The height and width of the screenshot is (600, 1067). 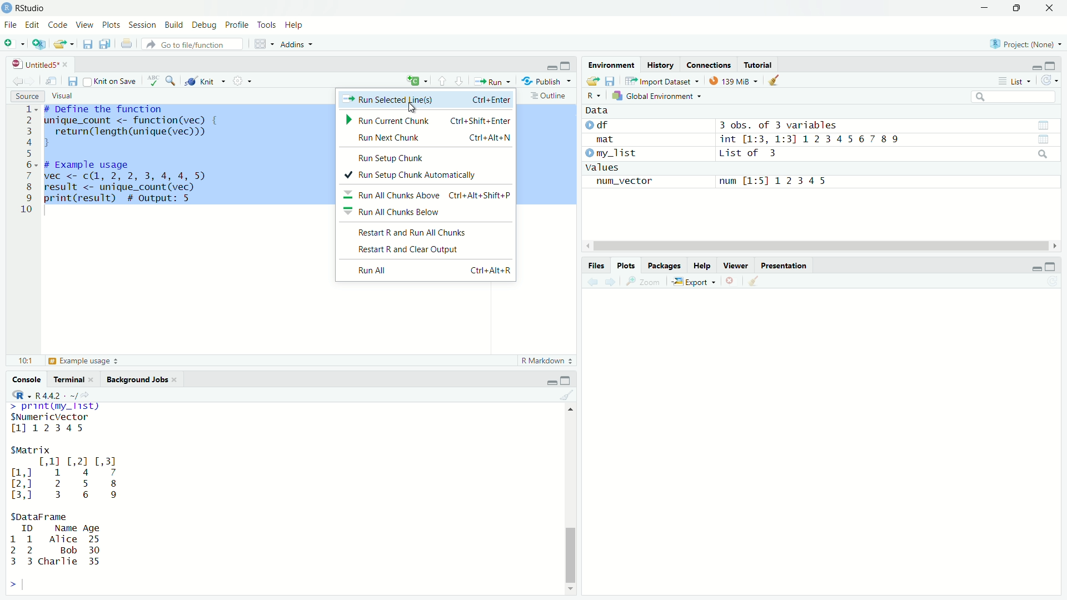 What do you see at coordinates (1025, 44) in the screenshot?
I see `Project(None)` at bounding box center [1025, 44].